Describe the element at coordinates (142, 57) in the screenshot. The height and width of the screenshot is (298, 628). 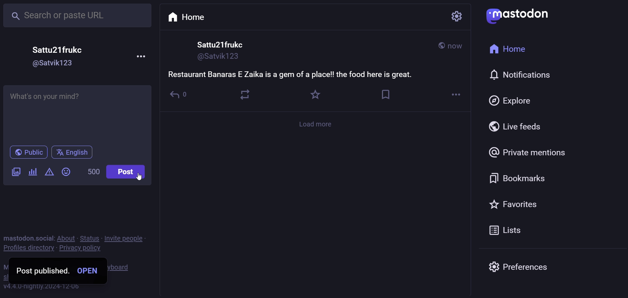
I see `more` at that location.